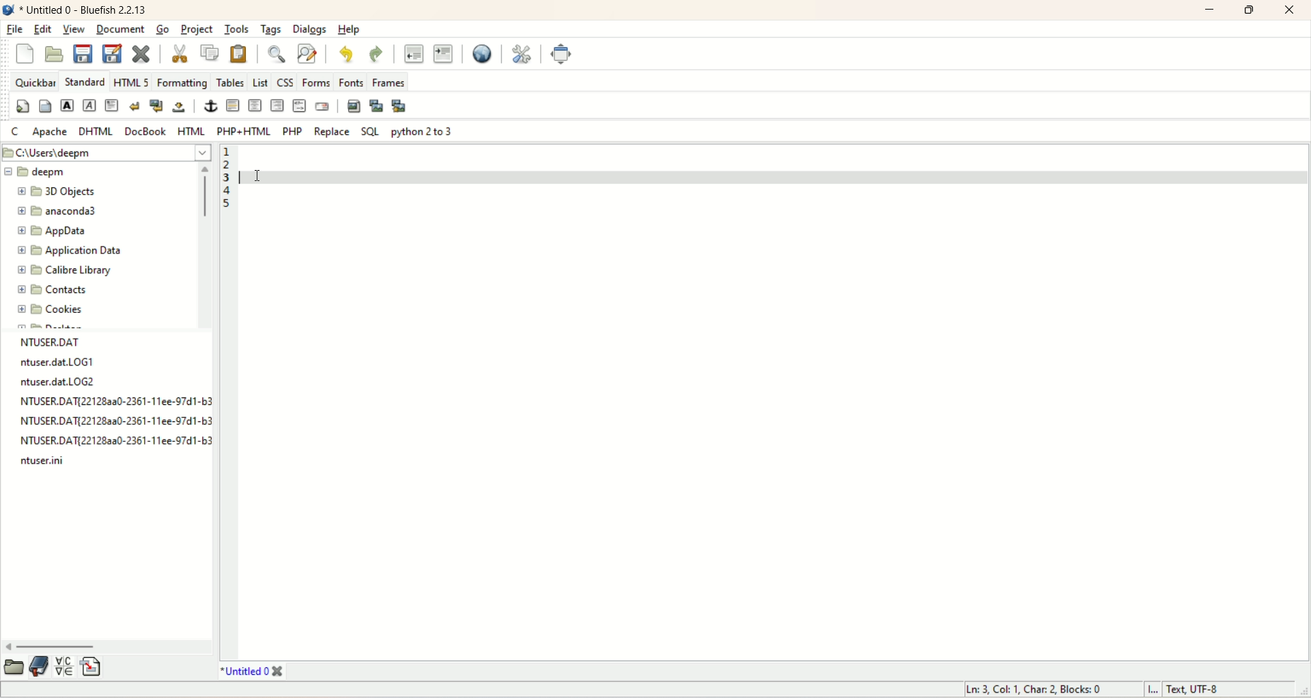 This screenshot has height=698, width=1311. I want to click on insert file, so click(96, 668).